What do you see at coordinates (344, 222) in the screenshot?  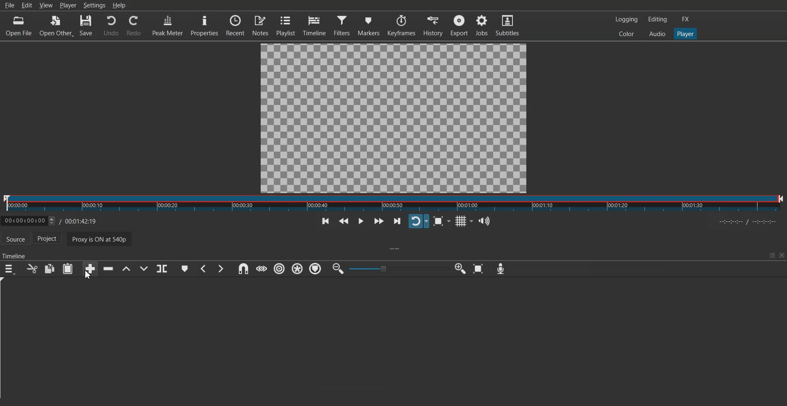 I see `Play quickly backwards` at bounding box center [344, 222].